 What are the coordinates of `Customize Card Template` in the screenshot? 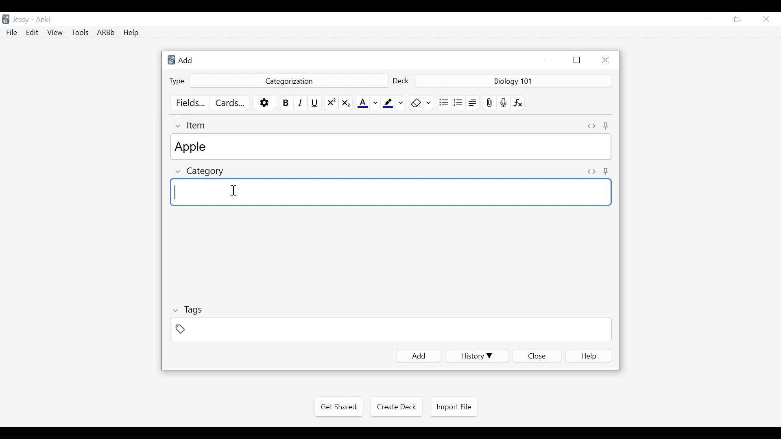 It's located at (229, 104).